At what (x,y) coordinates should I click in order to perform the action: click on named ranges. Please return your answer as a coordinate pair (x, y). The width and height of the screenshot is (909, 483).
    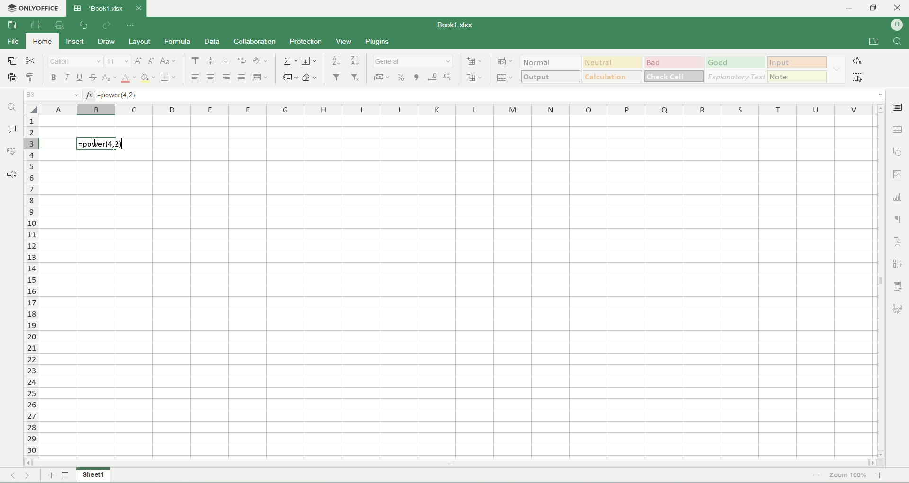
    Looking at the image, I should click on (290, 78).